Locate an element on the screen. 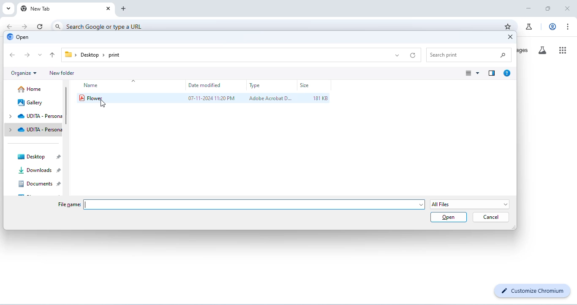 The height and width of the screenshot is (305, 577). add new tab is located at coordinates (125, 9).